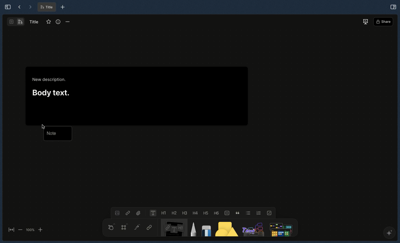  I want to click on To-do list, so click(270, 213).